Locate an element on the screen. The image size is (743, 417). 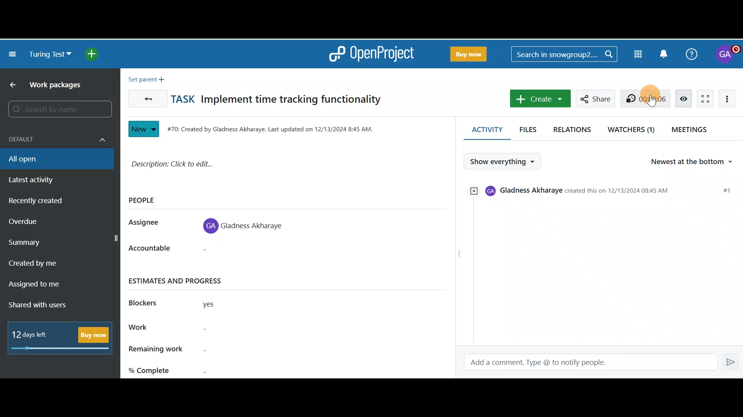
New is located at coordinates (144, 127).